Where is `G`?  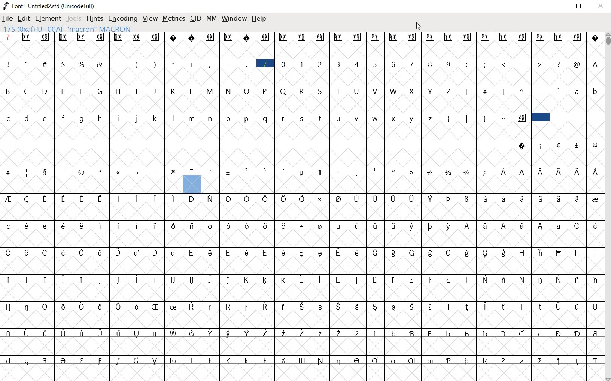 G is located at coordinates (101, 91).